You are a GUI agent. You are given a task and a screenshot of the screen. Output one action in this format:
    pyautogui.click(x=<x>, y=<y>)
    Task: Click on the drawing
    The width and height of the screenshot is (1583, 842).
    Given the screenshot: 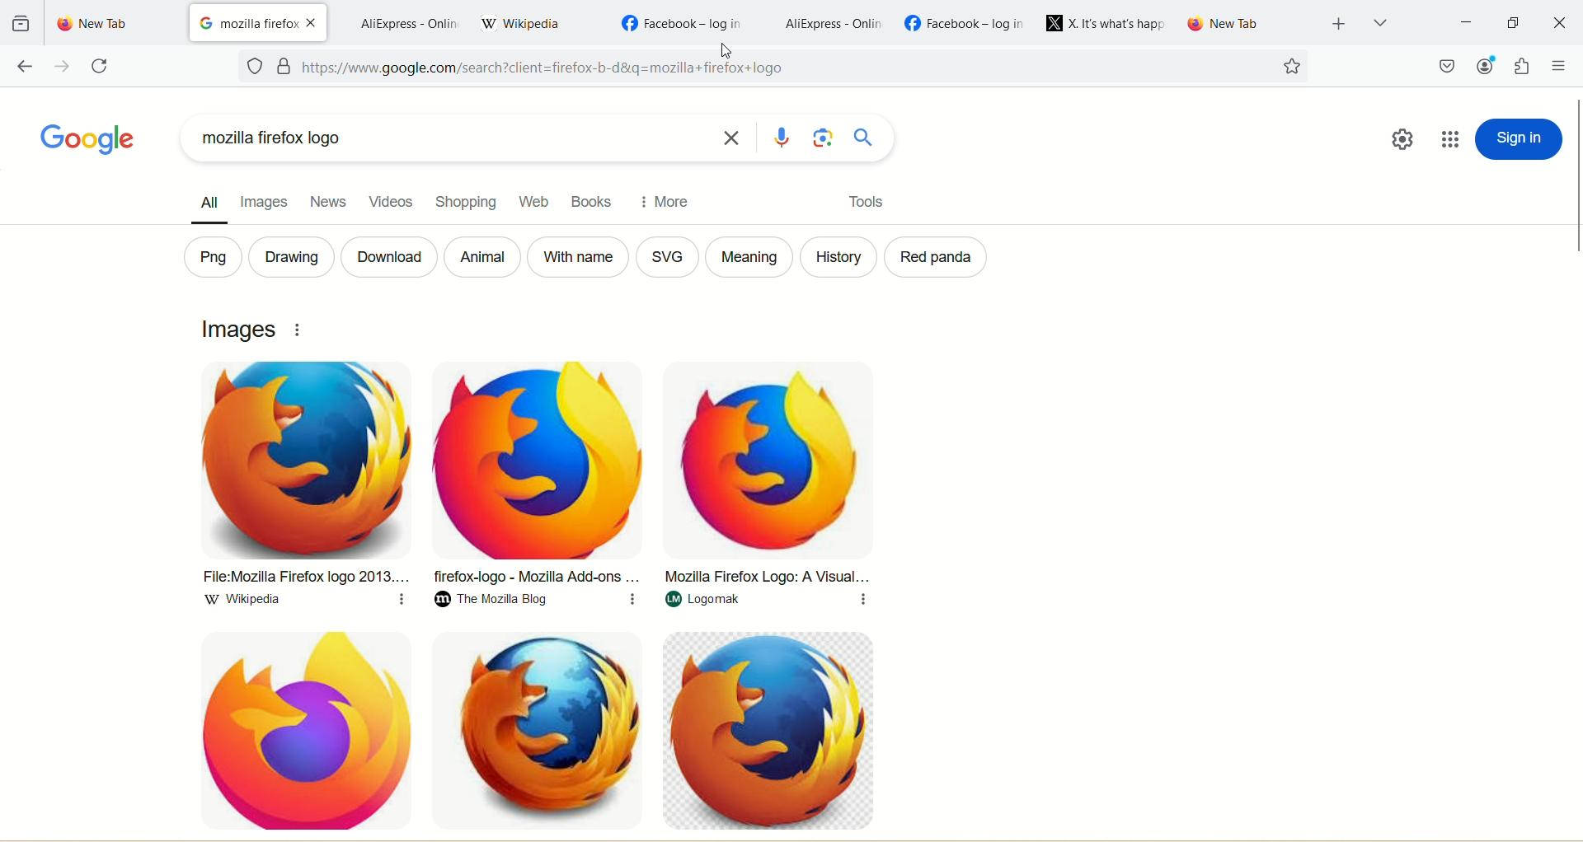 What is the action you would take?
    pyautogui.click(x=289, y=258)
    